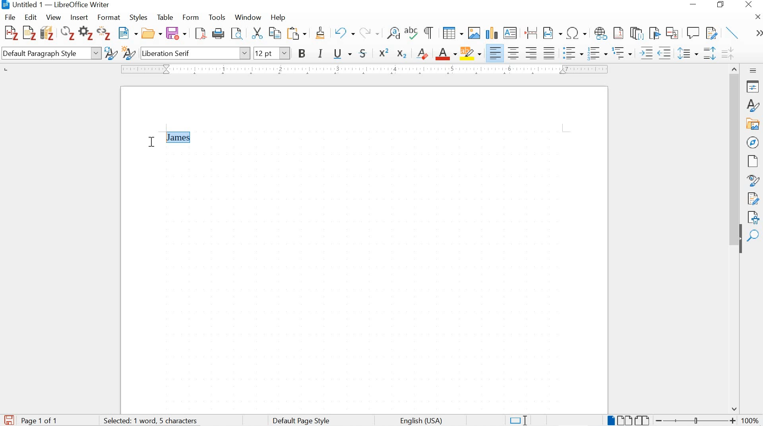 This screenshot has width=763, height=426. I want to click on find, so click(754, 236).